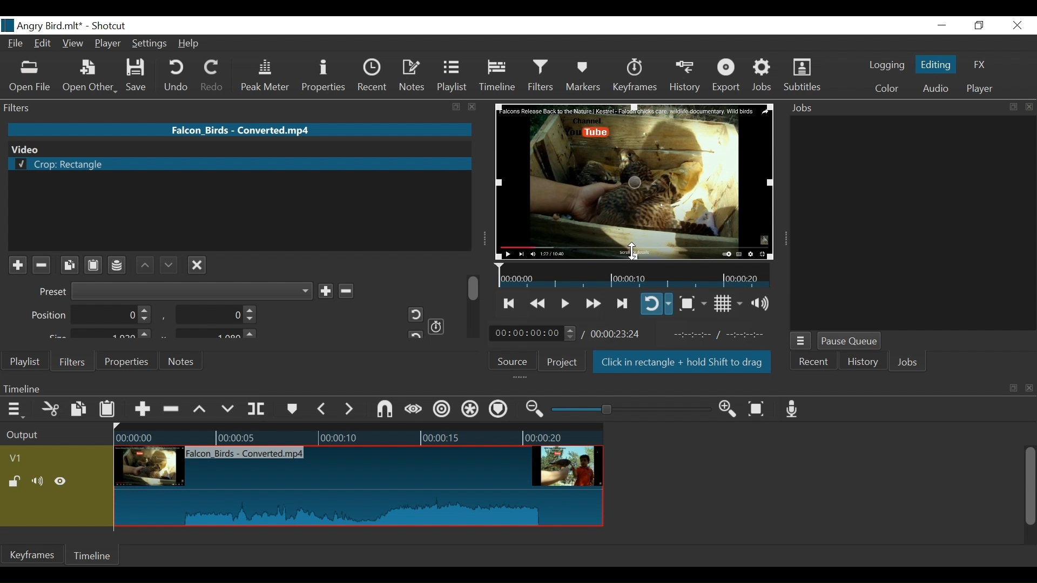 The image size is (1037, 583). Describe the element at coordinates (150, 45) in the screenshot. I see `Settings` at that location.